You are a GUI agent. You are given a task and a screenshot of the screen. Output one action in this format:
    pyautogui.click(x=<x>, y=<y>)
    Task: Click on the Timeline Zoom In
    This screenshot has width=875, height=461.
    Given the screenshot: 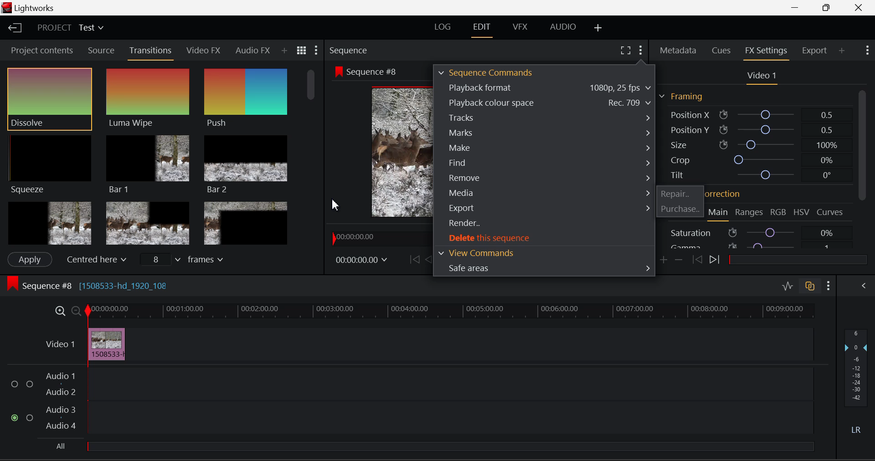 What is the action you would take?
    pyautogui.click(x=58, y=311)
    